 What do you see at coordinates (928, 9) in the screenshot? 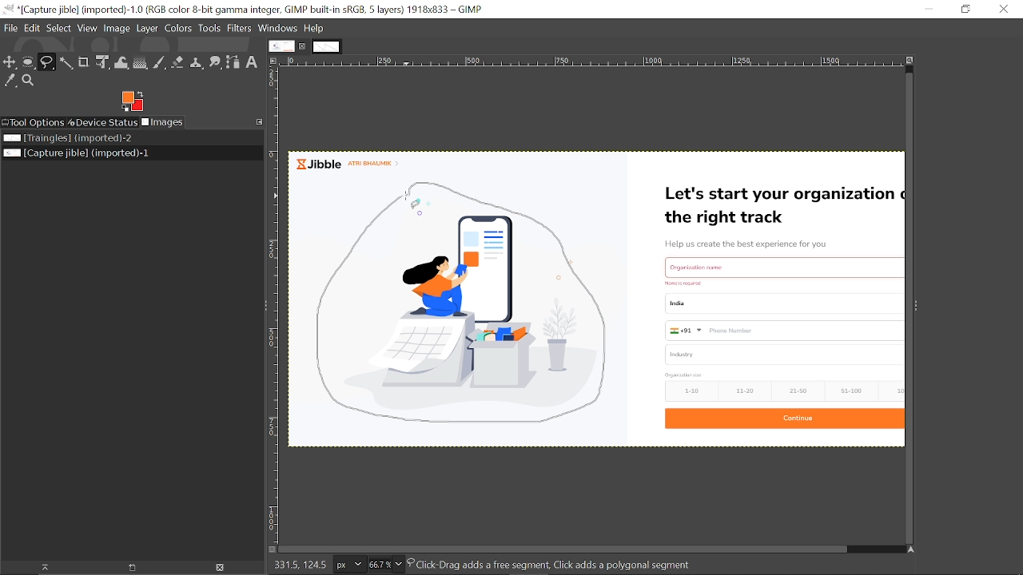
I see `Minimize` at bounding box center [928, 9].